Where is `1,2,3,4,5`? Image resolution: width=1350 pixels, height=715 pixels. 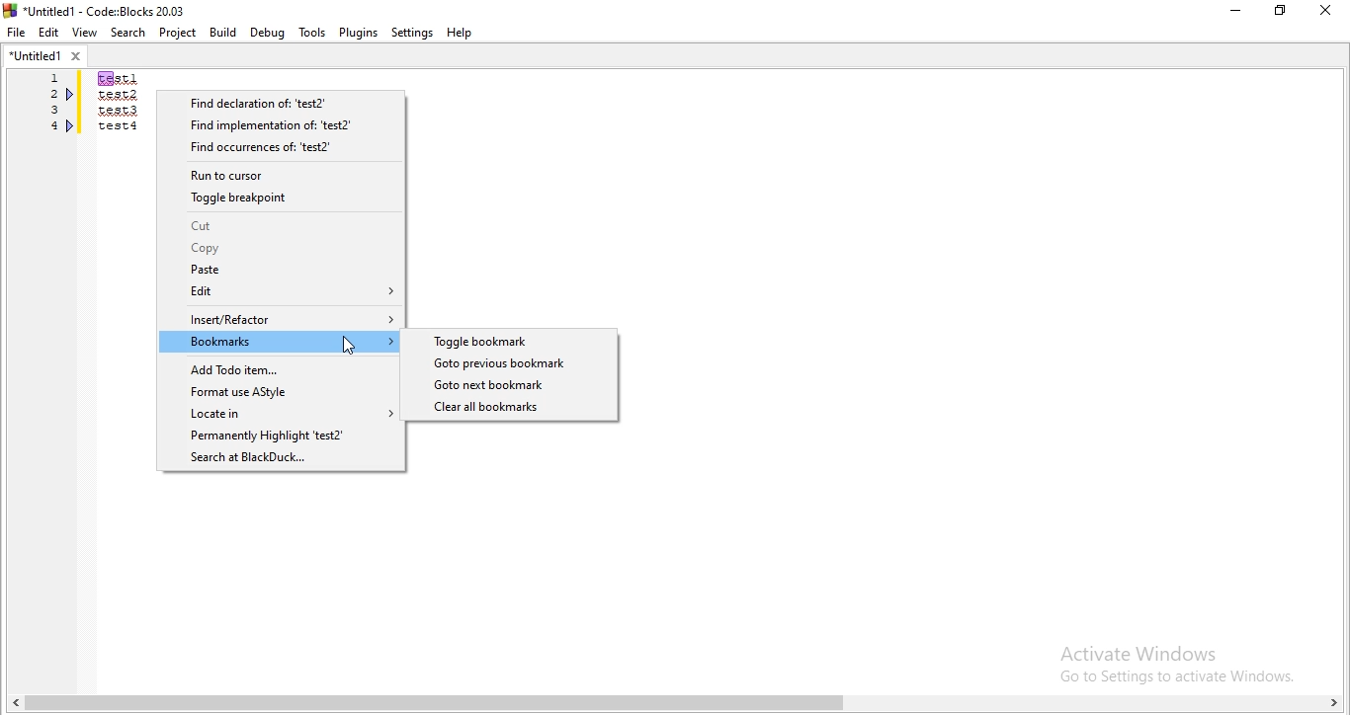 1,2,3,4,5 is located at coordinates (48, 117).